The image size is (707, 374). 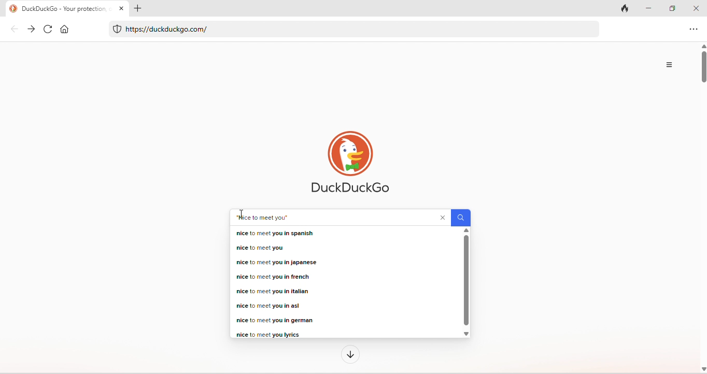 What do you see at coordinates (461, 217) in the screenshot?
I see `search` at bounding box center [461, 217].